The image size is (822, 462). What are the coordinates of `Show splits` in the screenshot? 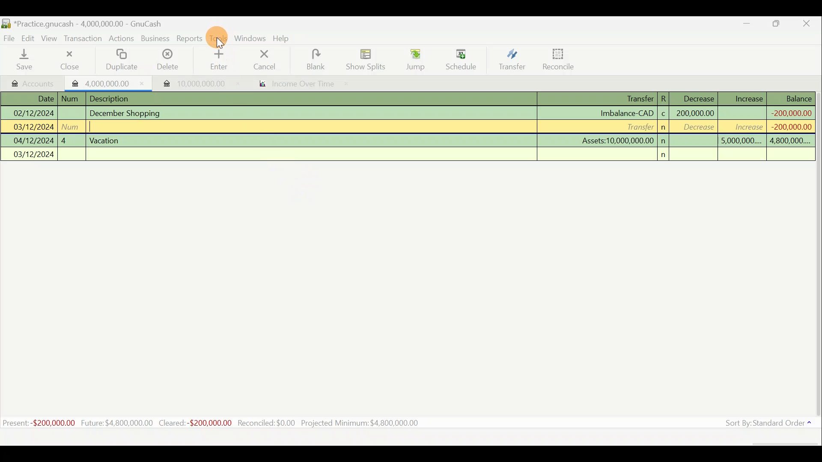 It's located at (366, 59).